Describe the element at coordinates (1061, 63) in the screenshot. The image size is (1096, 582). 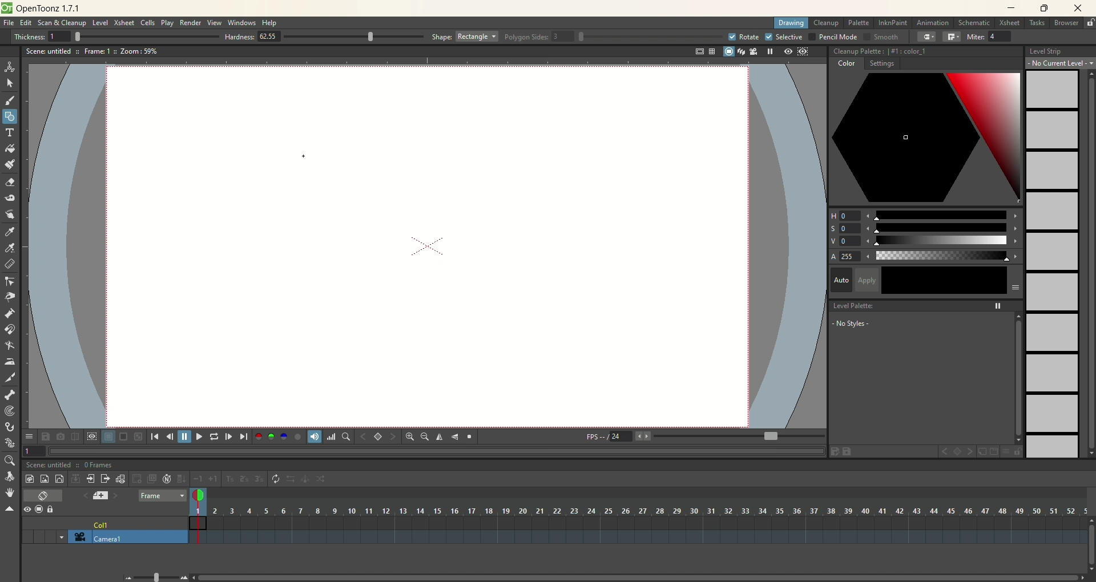
I see `no current level` at that location.